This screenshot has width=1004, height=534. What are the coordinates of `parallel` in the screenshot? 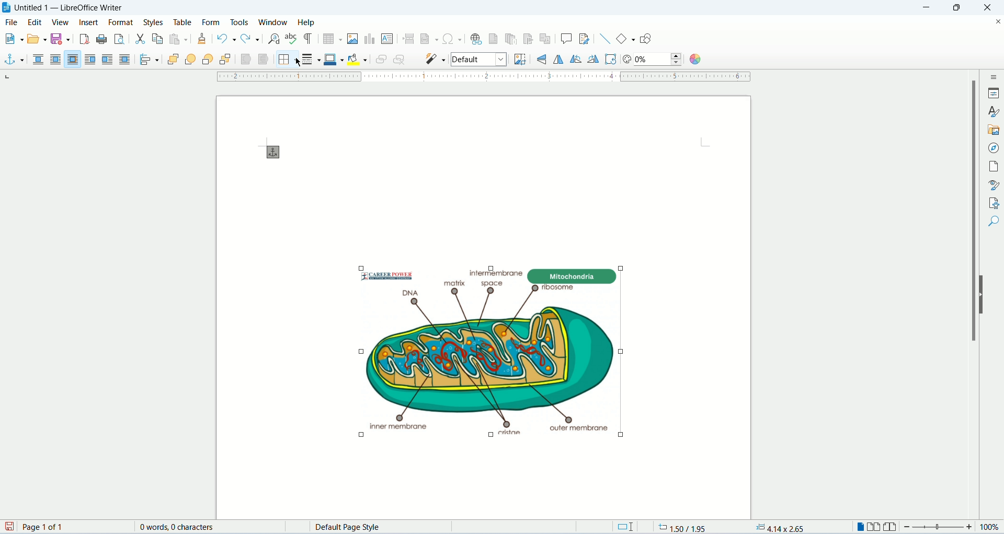 It's located at (58, 60).